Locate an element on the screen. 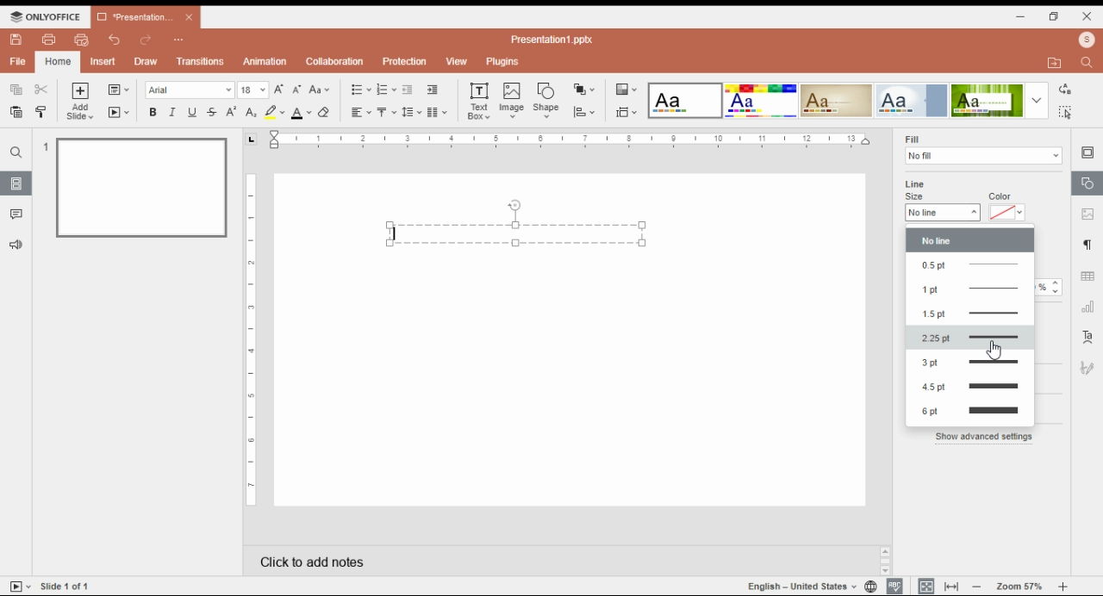 The height and width of the screenshot is (596, 1103). change case is located at coordinates (319, 90).